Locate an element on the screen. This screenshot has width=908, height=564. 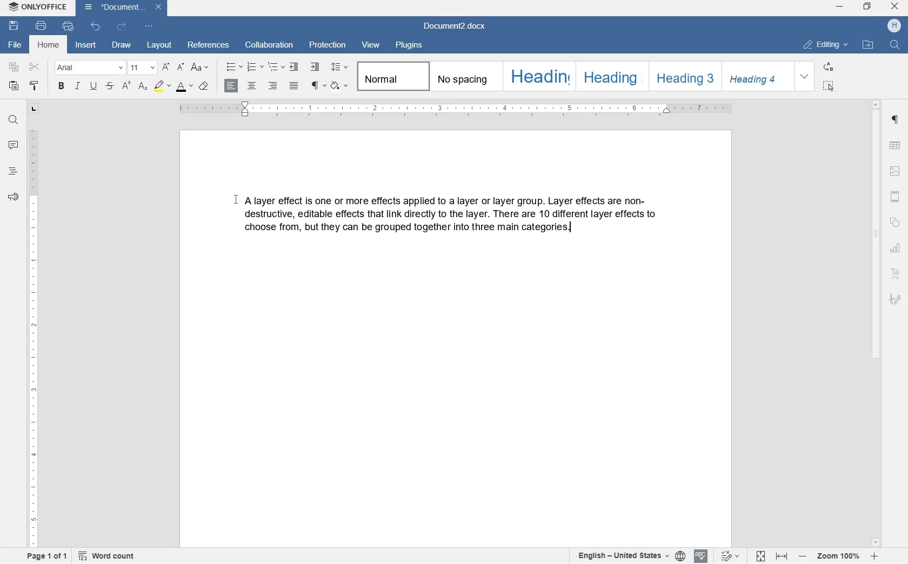
chart is located at coordinates (896, 248).